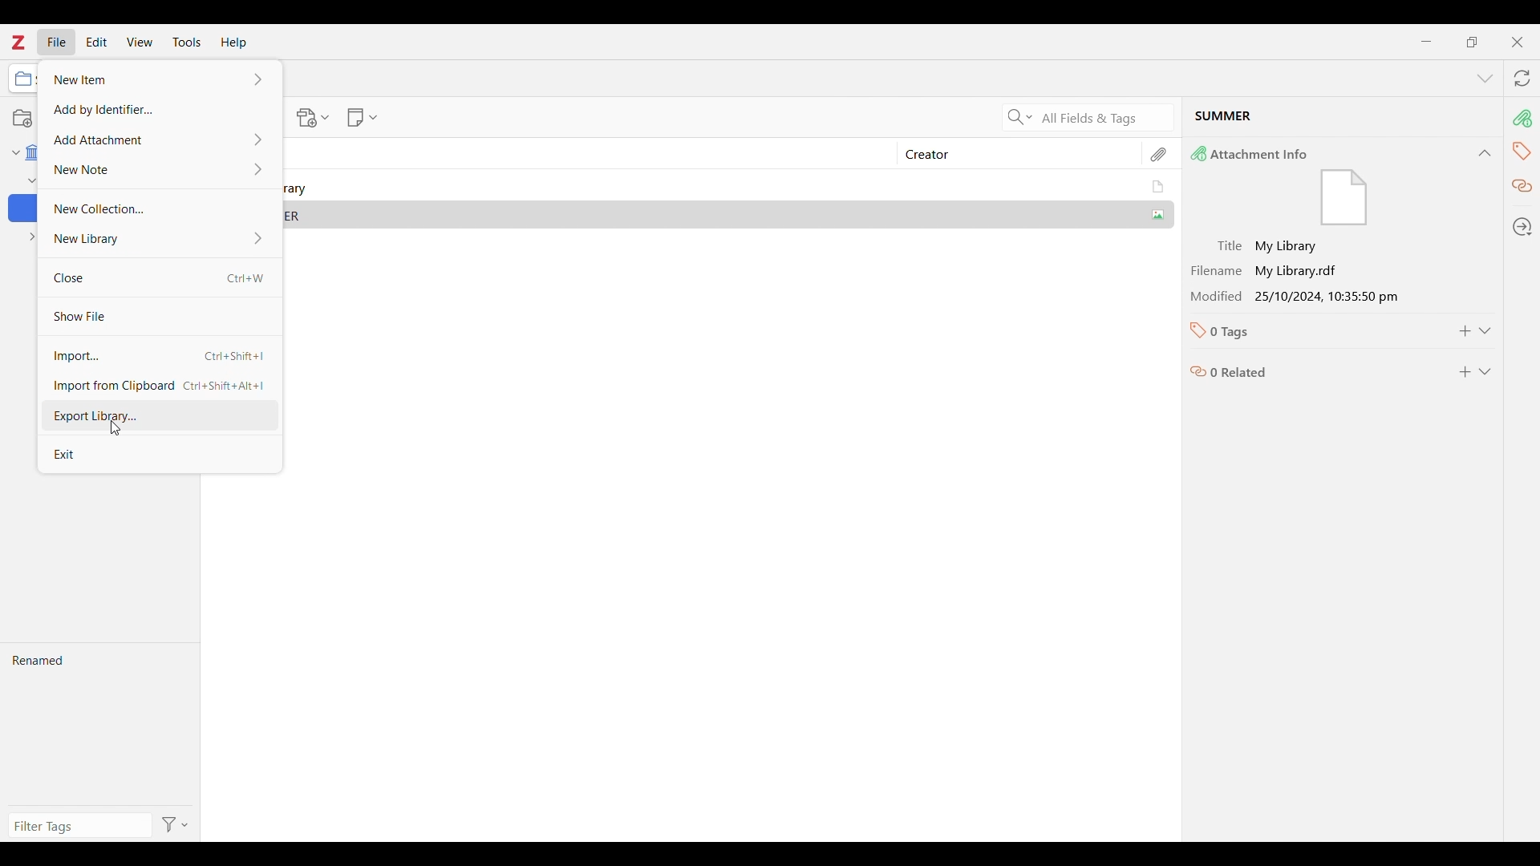 The height and width of the screenshot is (866, 1540). I want to click on Show file, so click(159, 316).